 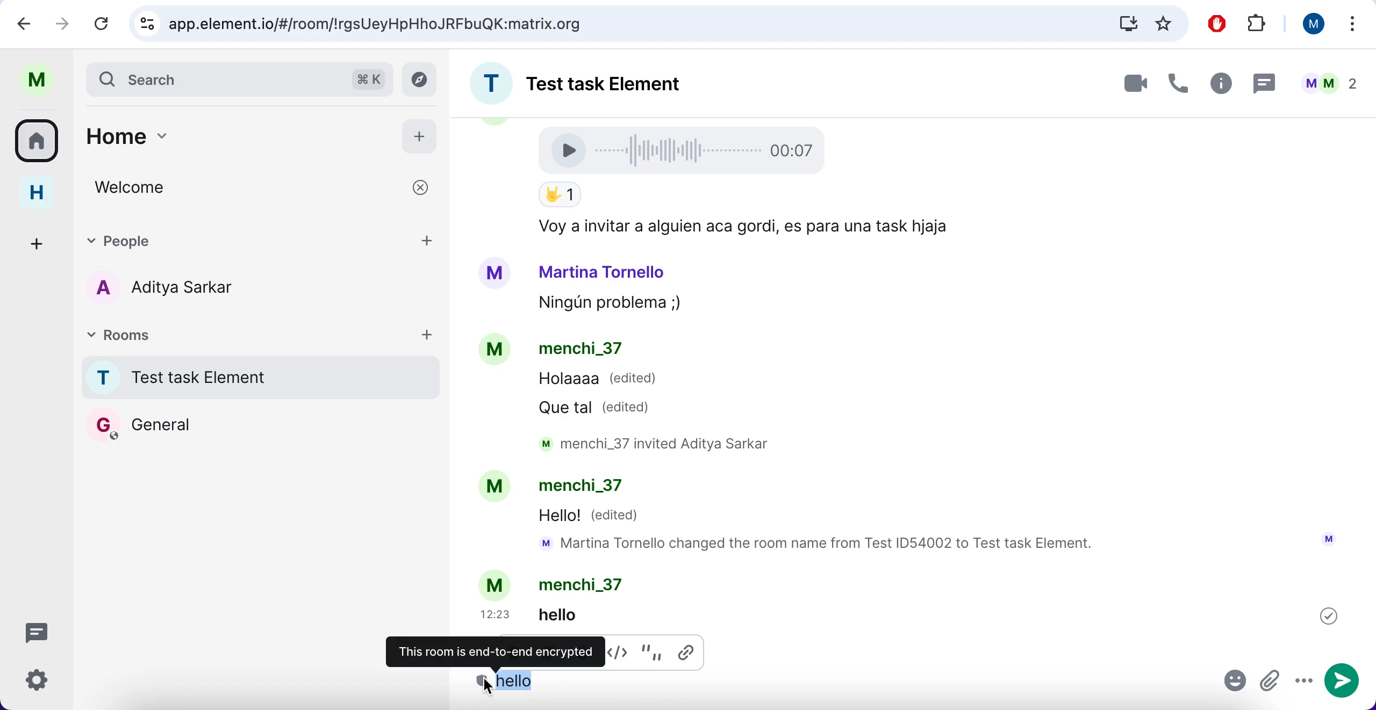 What do you see at coordinates (586, 584) in the screenshot?
I see `menchi_37` at bounding box center [586, 584].